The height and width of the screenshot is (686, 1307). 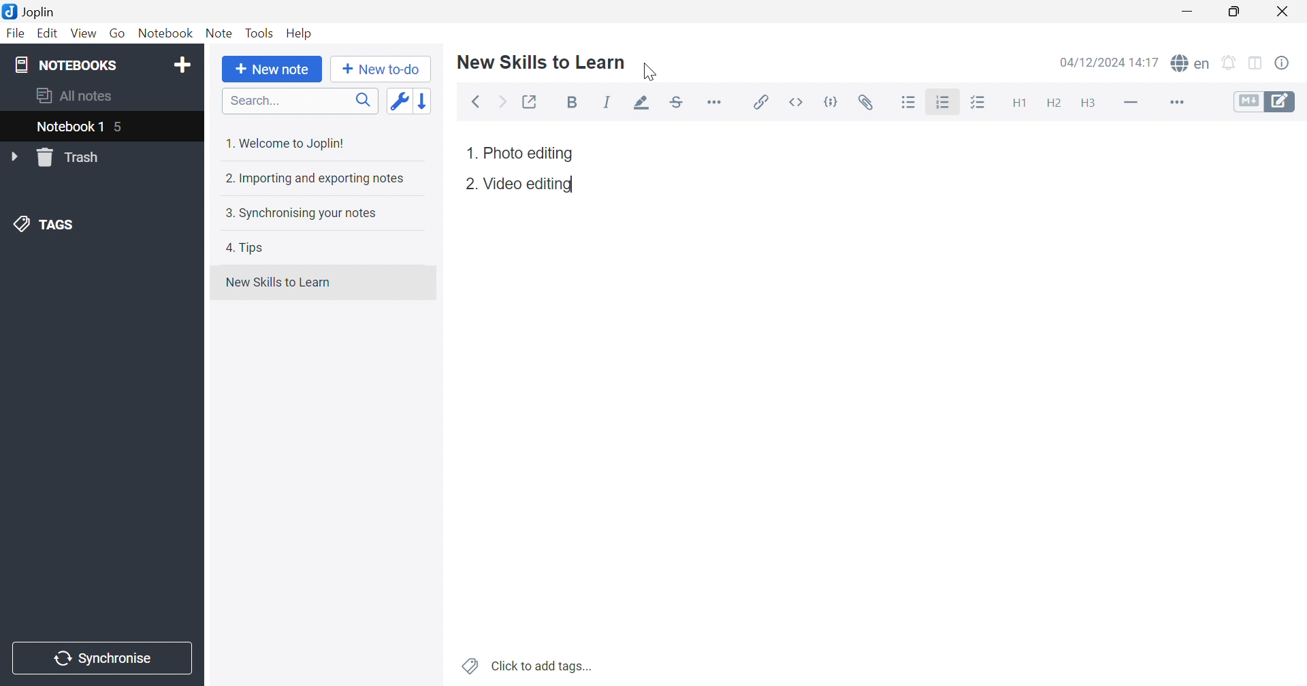 I want to click on Attach file, so click(x=866, y=103).